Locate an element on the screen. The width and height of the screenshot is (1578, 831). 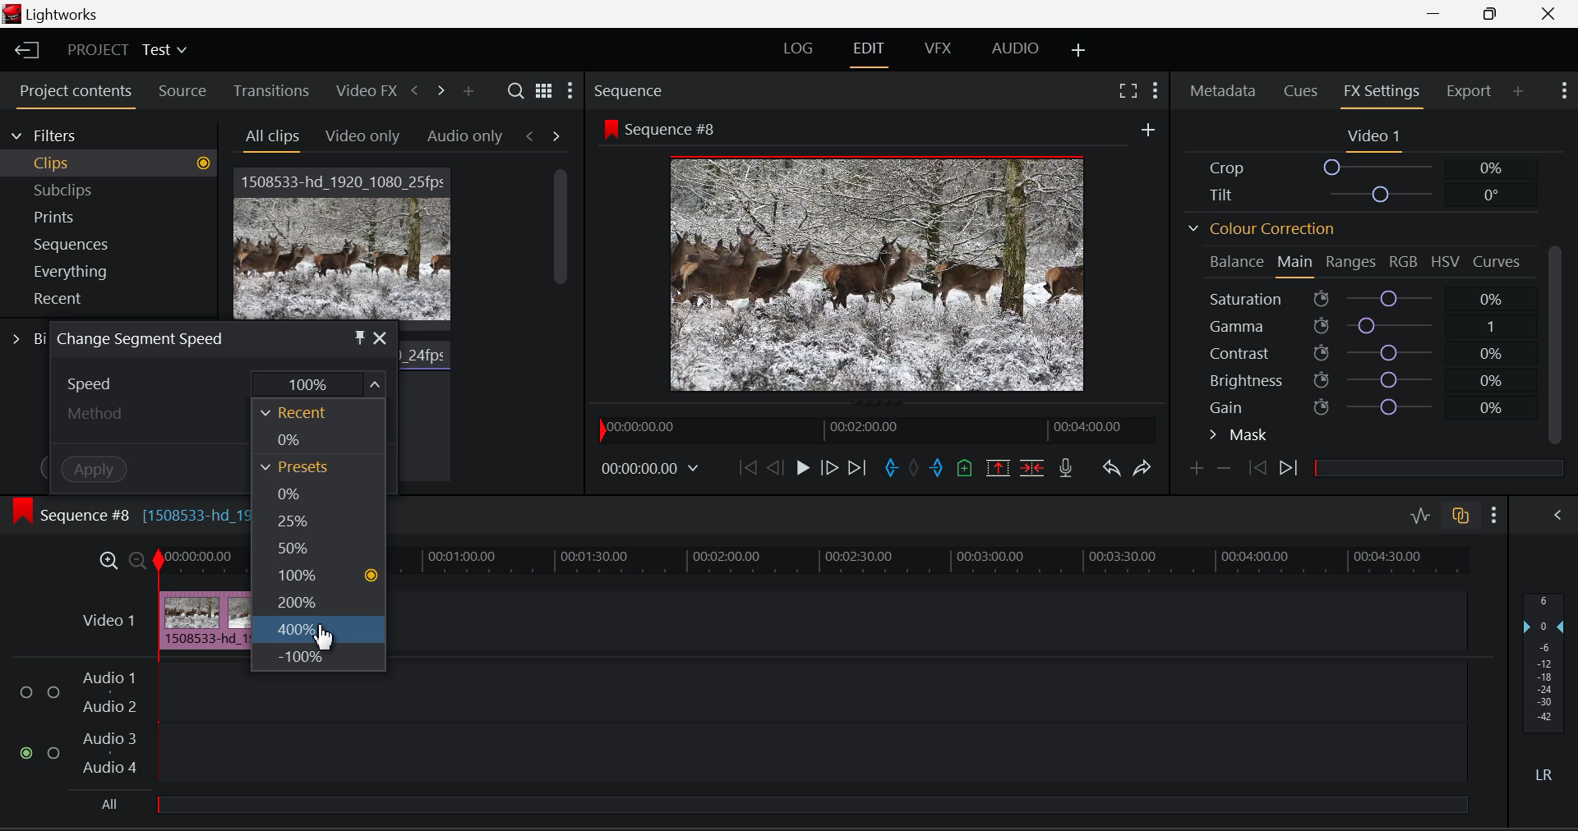
Apply is located at coordinates (97, 471).